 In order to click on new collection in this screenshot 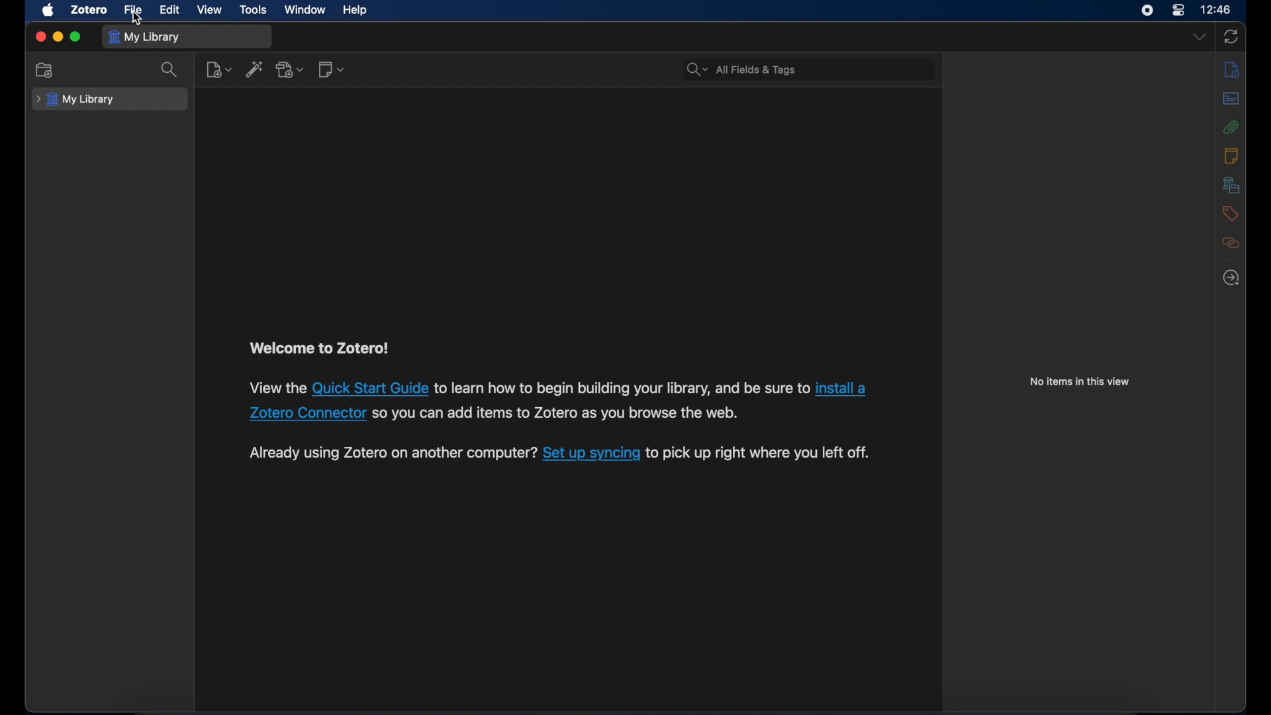, I will do `click(45, 70)`.